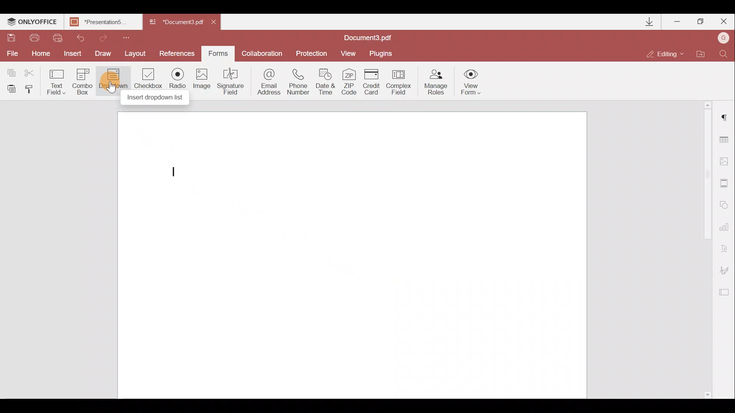  Describe the element at coordinates (725, 54) in the screenshot. I see `Find` at that location.